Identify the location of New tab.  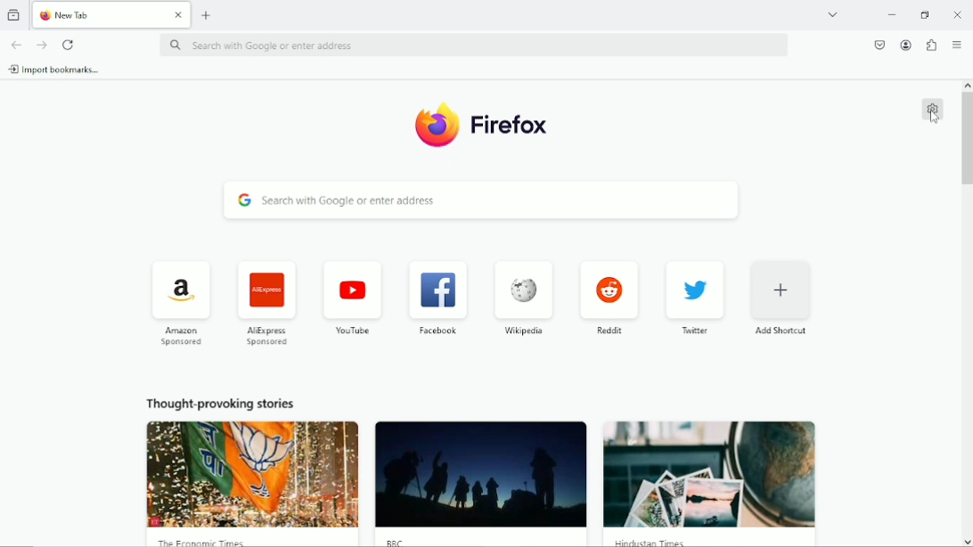
(208, 15).